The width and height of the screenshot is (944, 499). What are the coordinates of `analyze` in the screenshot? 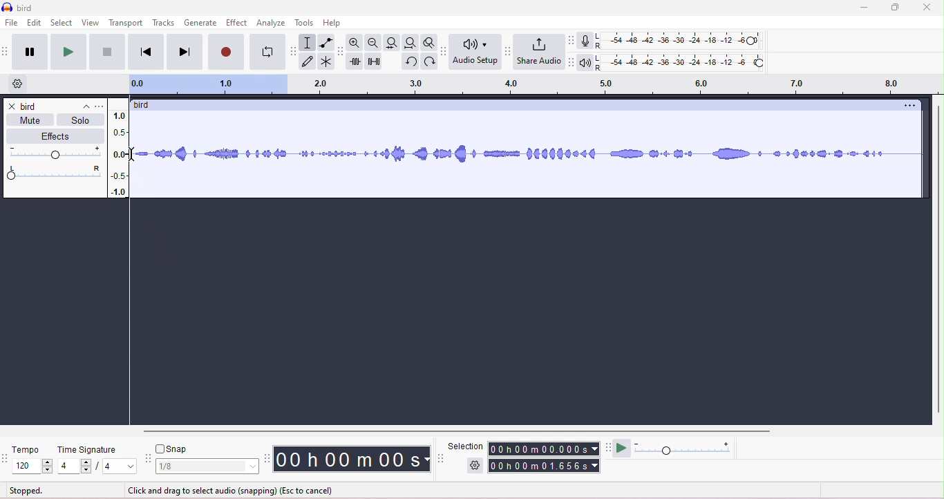 It's located at (271, 23).